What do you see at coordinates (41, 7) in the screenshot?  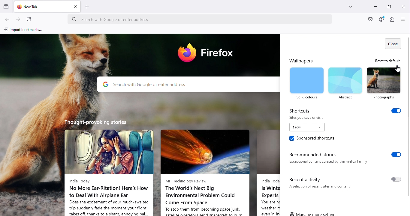 I see `New tab` at bounding box center [41, 7].